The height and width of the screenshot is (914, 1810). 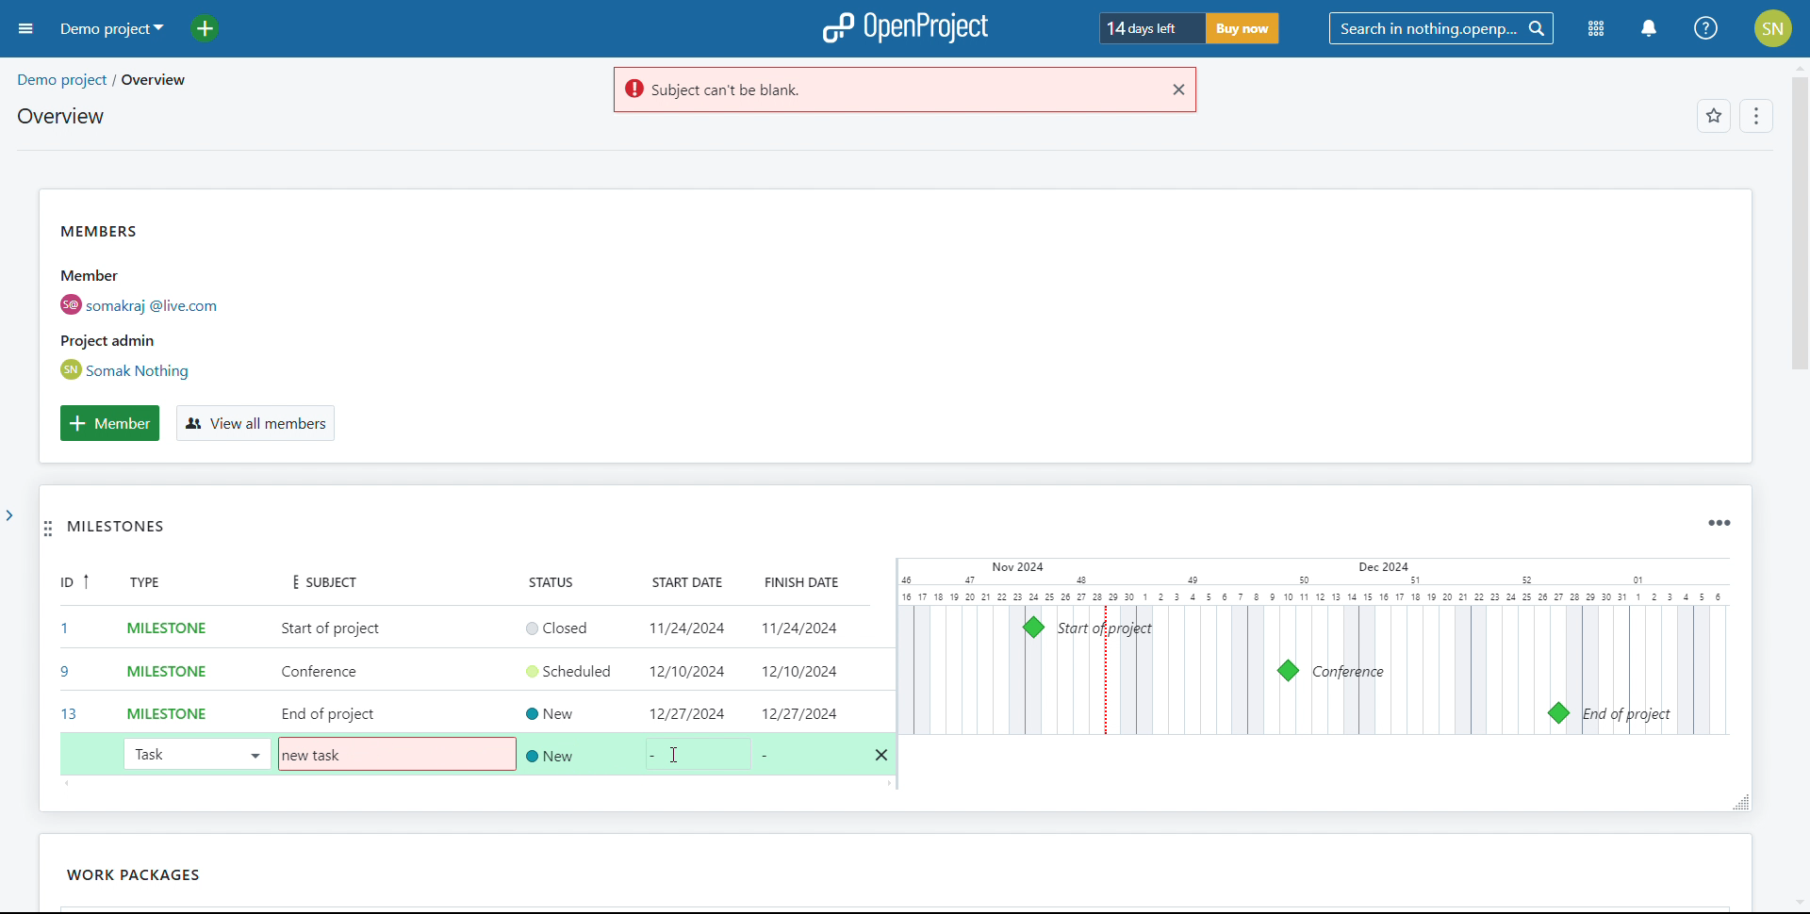 I want to click on milestone 13, so click(x=1557, y=713).